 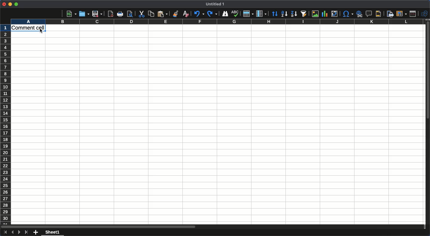 What do you see at coordinates (162, 13) in the screenshot?
I see `Paste` at bounding box center [162, 13].